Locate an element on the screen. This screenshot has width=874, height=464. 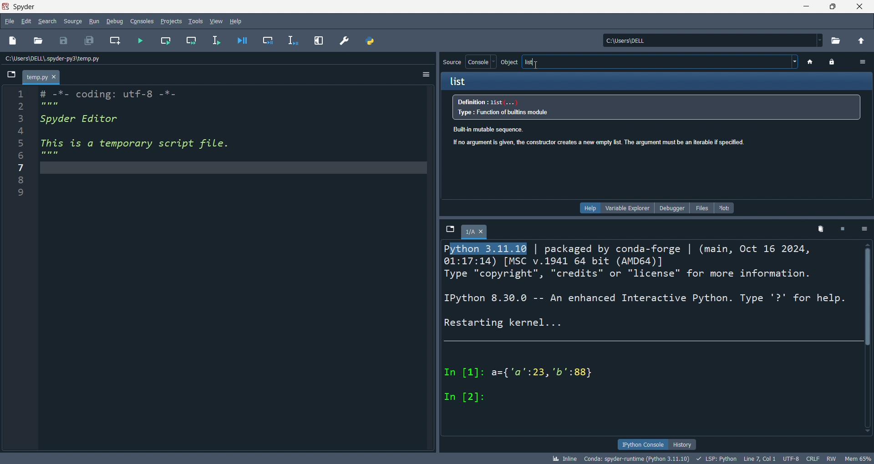
close is located at coordinates (860, 6).